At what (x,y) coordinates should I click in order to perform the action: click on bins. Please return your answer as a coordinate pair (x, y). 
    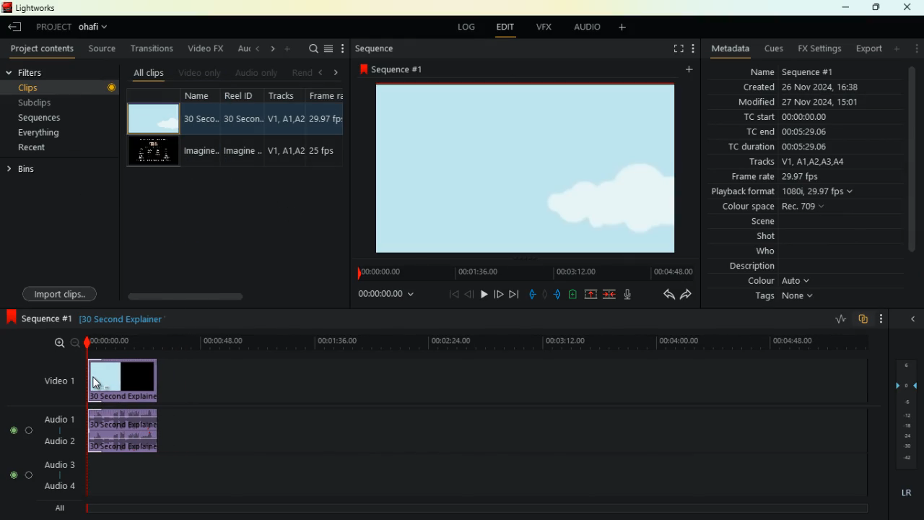
    Looking at the image, I should click on (46, 170).